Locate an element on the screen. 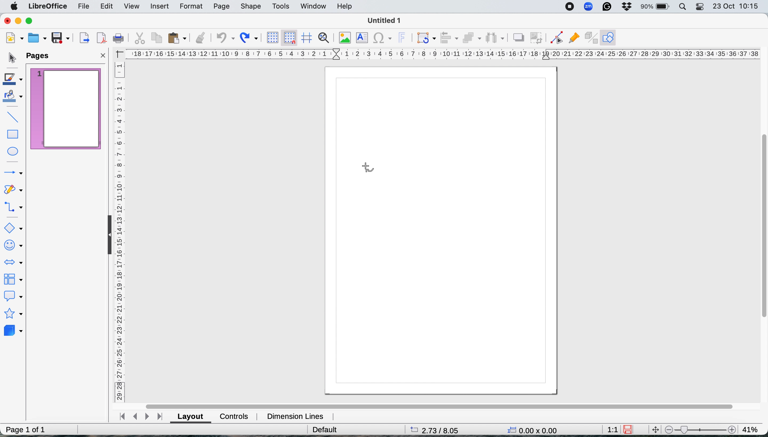  view is located at coordinates (132, 6).